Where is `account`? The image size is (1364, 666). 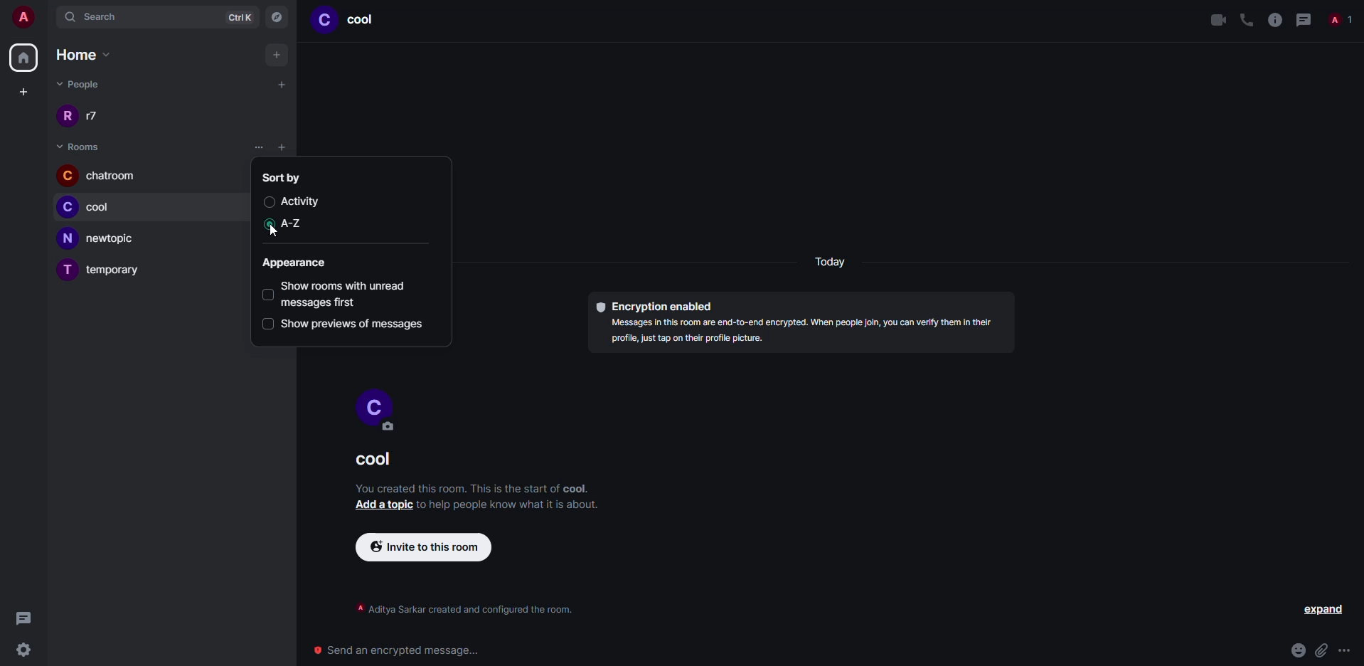
account is located at coordinates (28, 18).